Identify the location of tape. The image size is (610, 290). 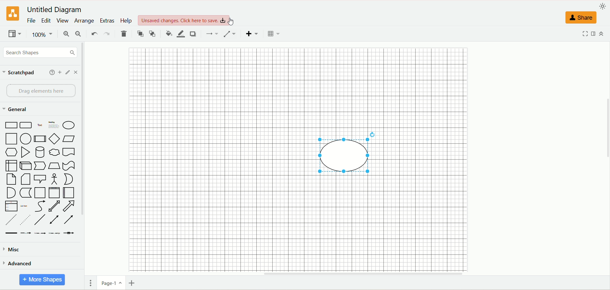
(68, 165).